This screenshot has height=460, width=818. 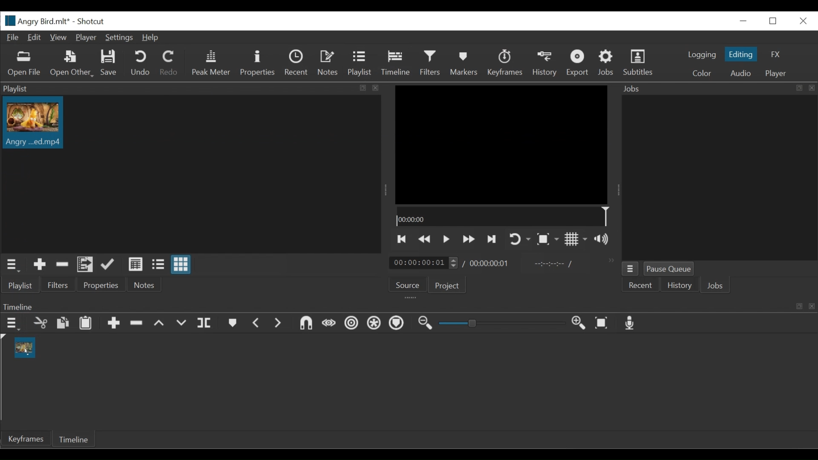 What do you see at coordinates (397, 63) in the screenshot?
I see `Timeline` at bounding box center [397, 63].